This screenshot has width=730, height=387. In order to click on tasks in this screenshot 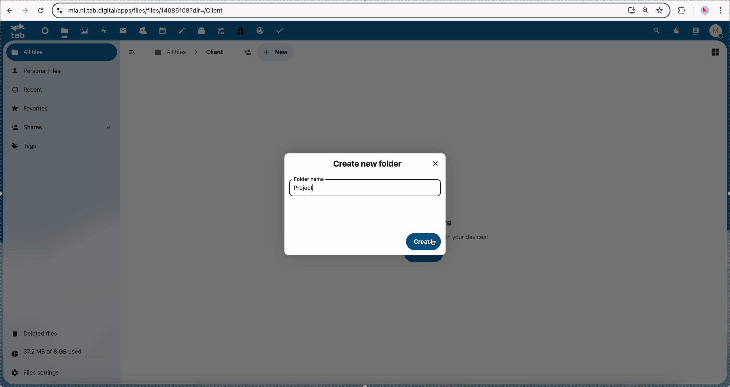, I will do `click(281, 31)`.